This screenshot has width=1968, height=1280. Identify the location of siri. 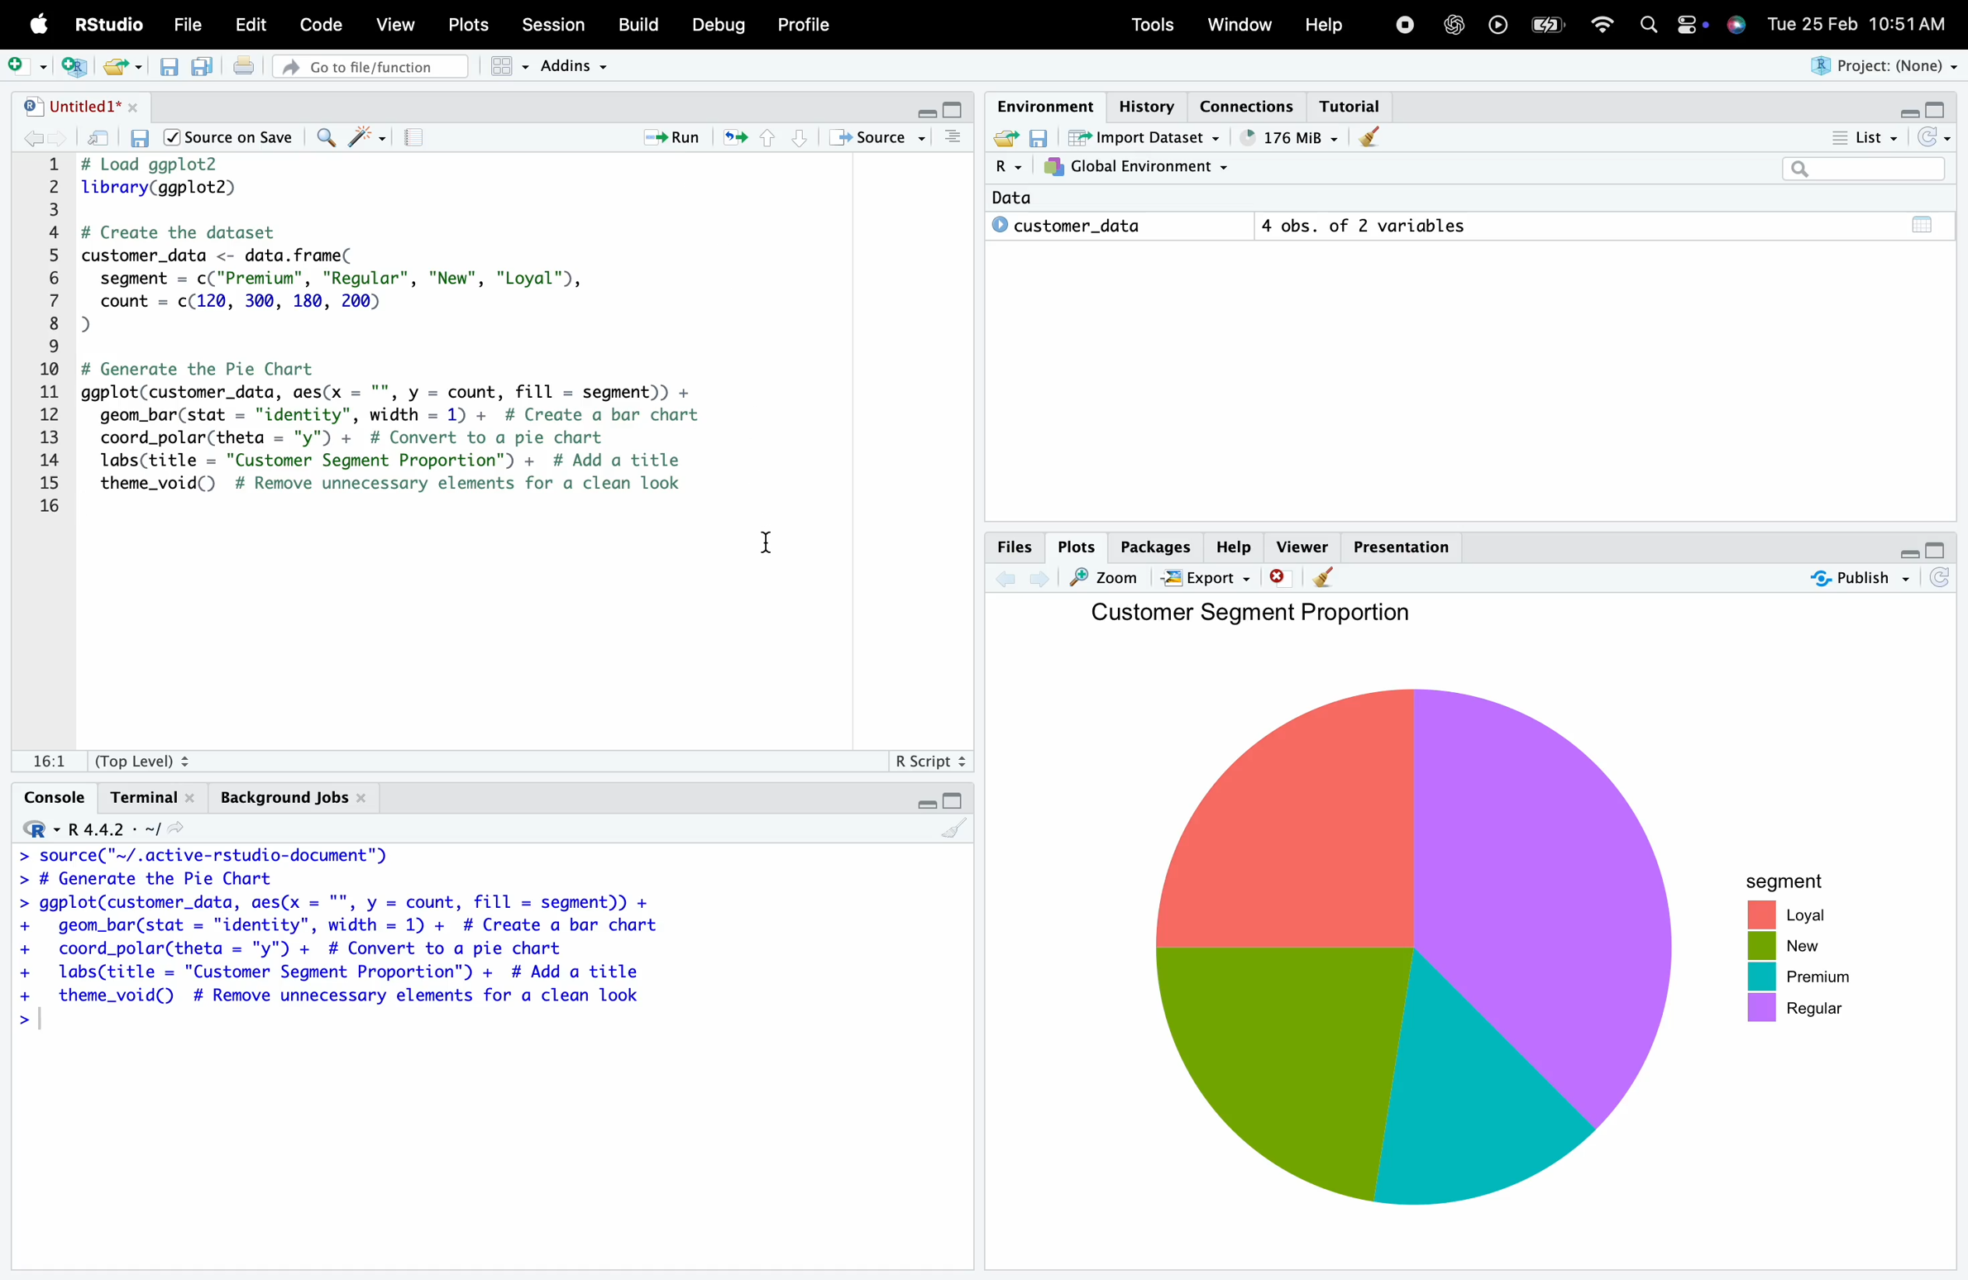
(1738, 30).